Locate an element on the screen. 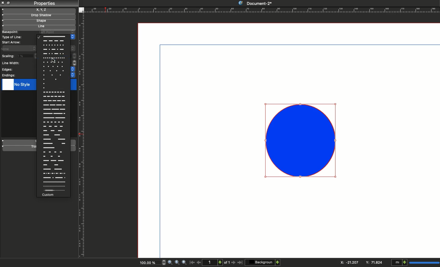 The width and height of the screenshot is (440, 267). Zoom to is located at coordinates (177, 262).